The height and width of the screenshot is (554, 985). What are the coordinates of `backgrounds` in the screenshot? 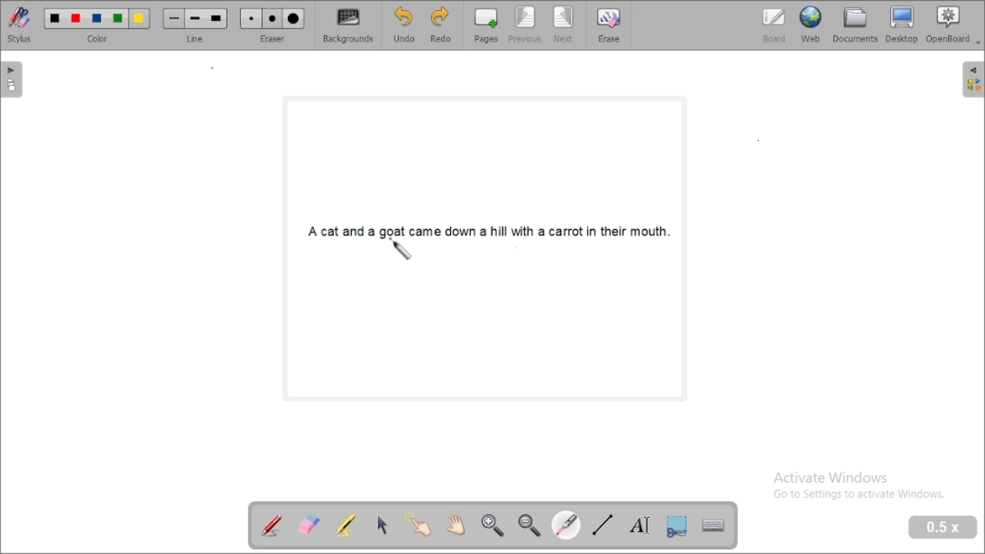 It's located at (349, 25).